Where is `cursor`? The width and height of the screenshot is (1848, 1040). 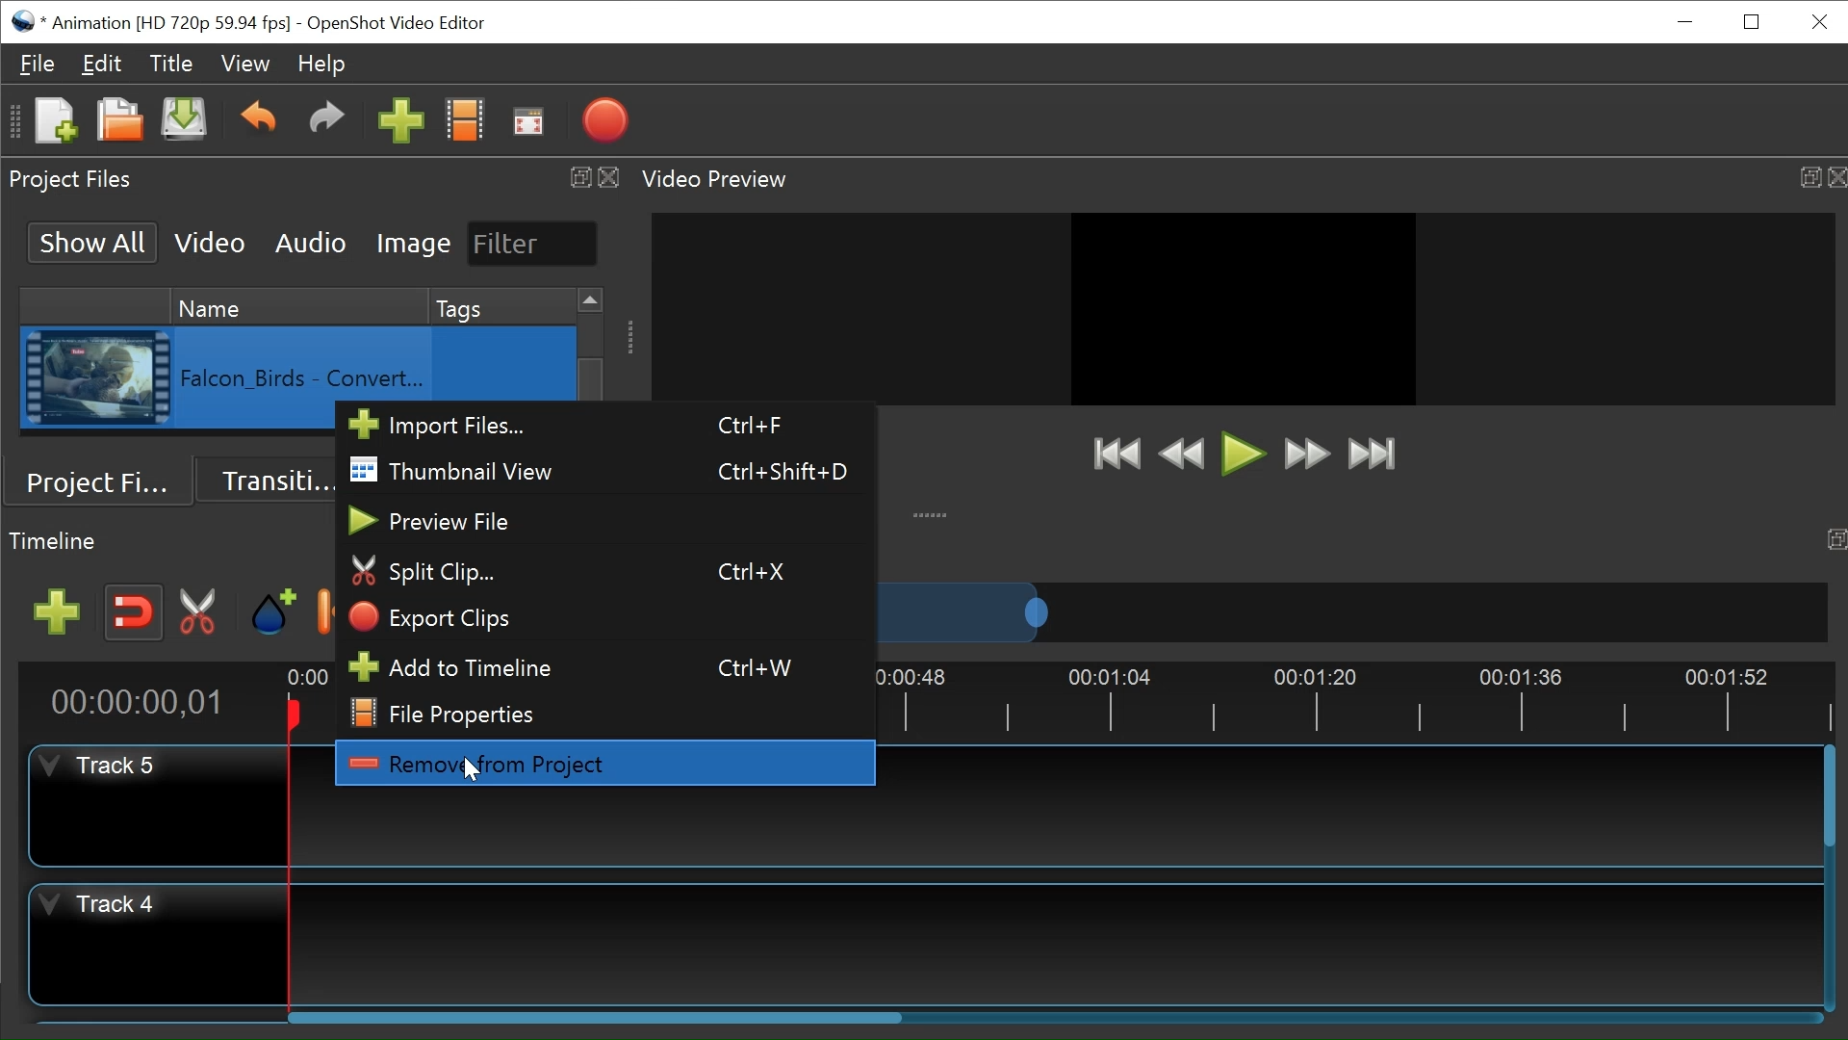
cursor is located at coordinates (475, 772).